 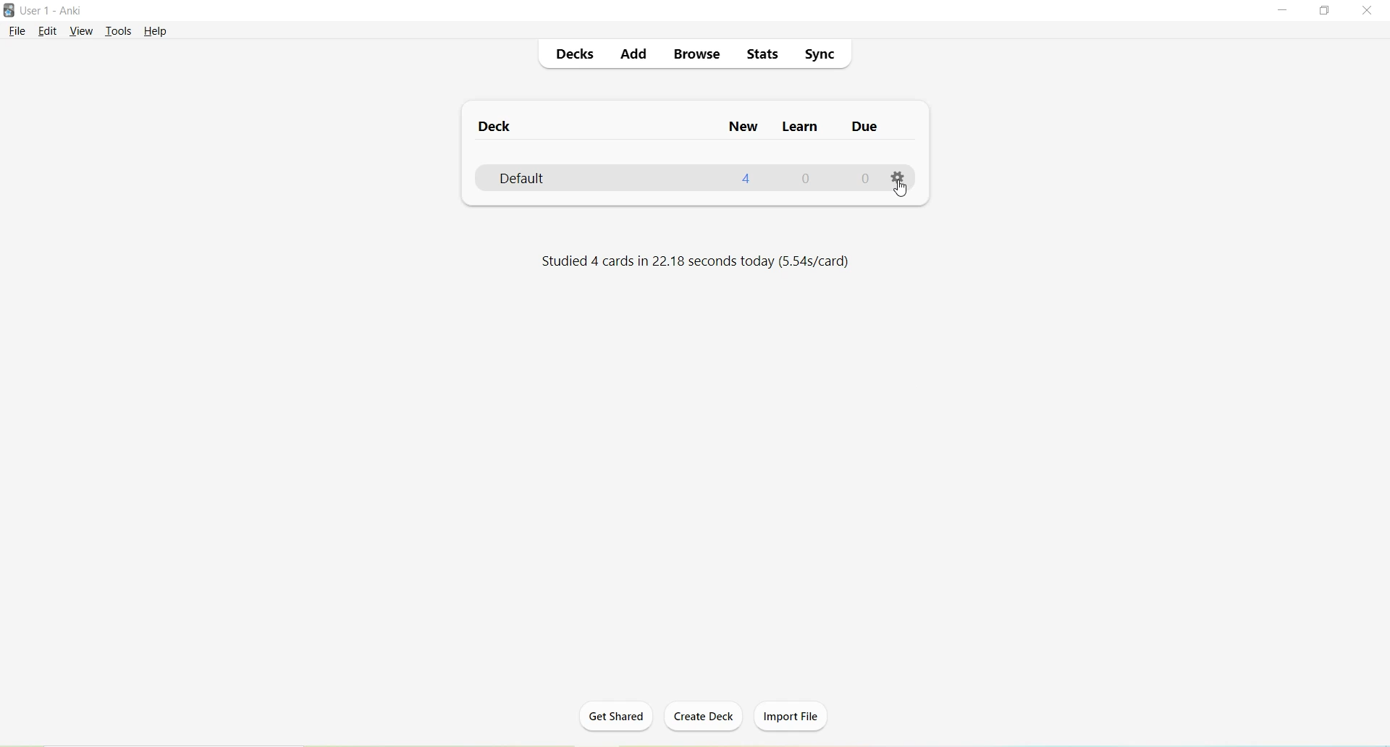 I want to click on Help, so click(x=155, y=31).